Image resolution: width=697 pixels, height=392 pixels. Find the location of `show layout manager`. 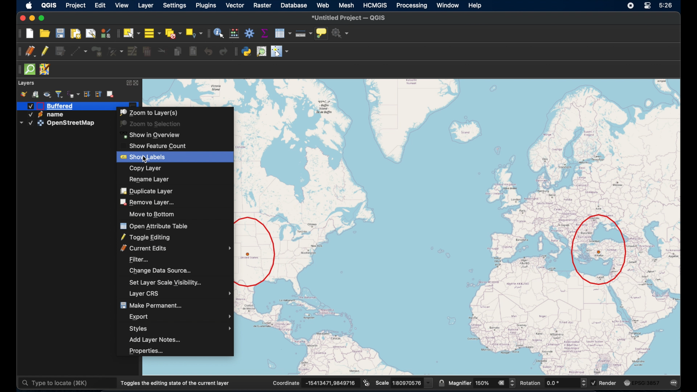

show layout manager is located at coordinates (90, 34).